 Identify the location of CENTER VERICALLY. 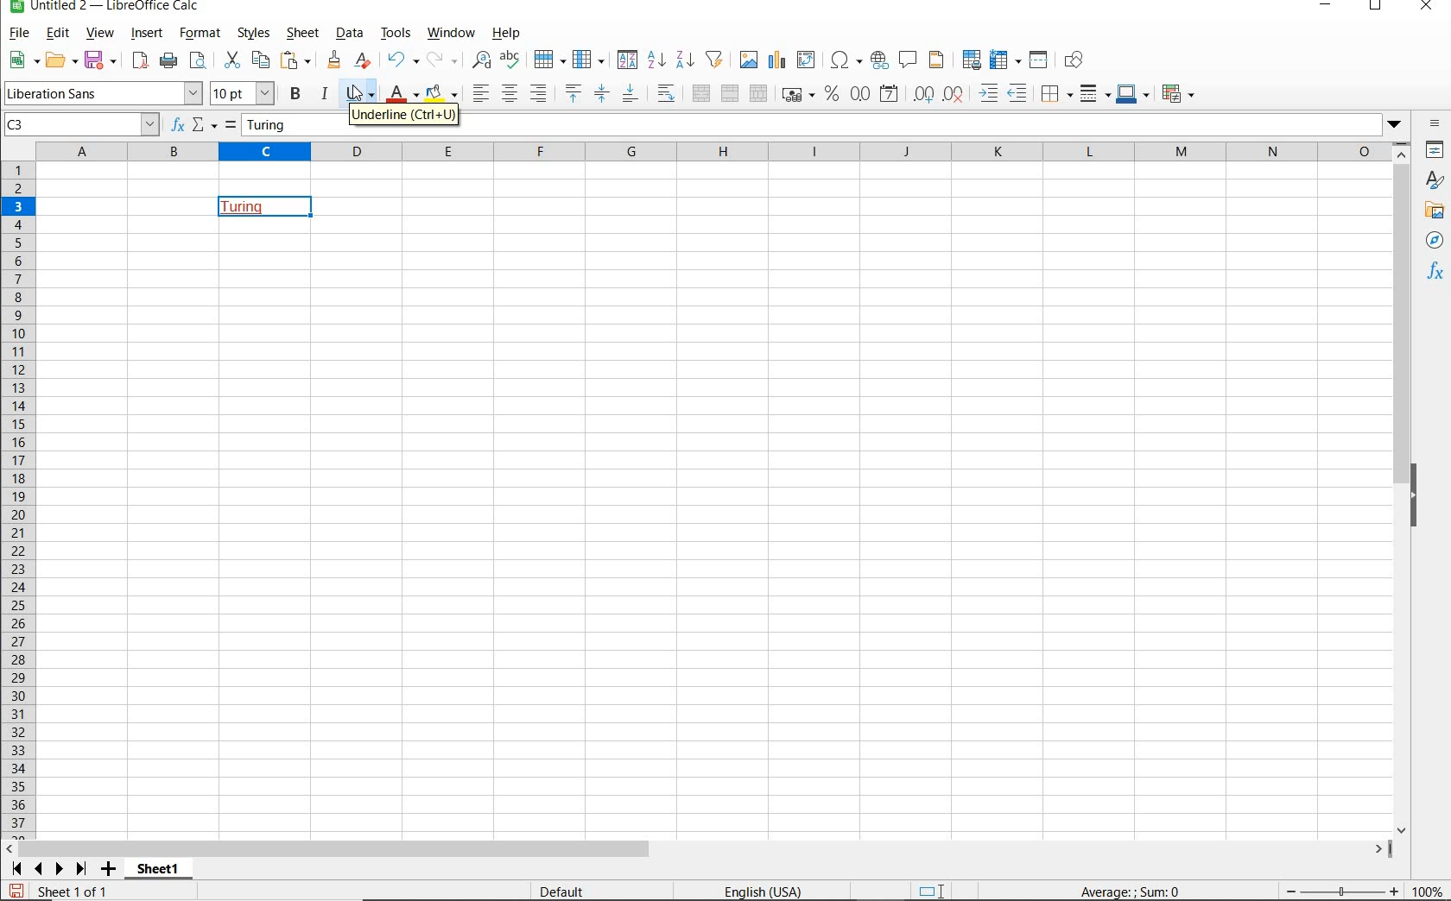
(603, 96).